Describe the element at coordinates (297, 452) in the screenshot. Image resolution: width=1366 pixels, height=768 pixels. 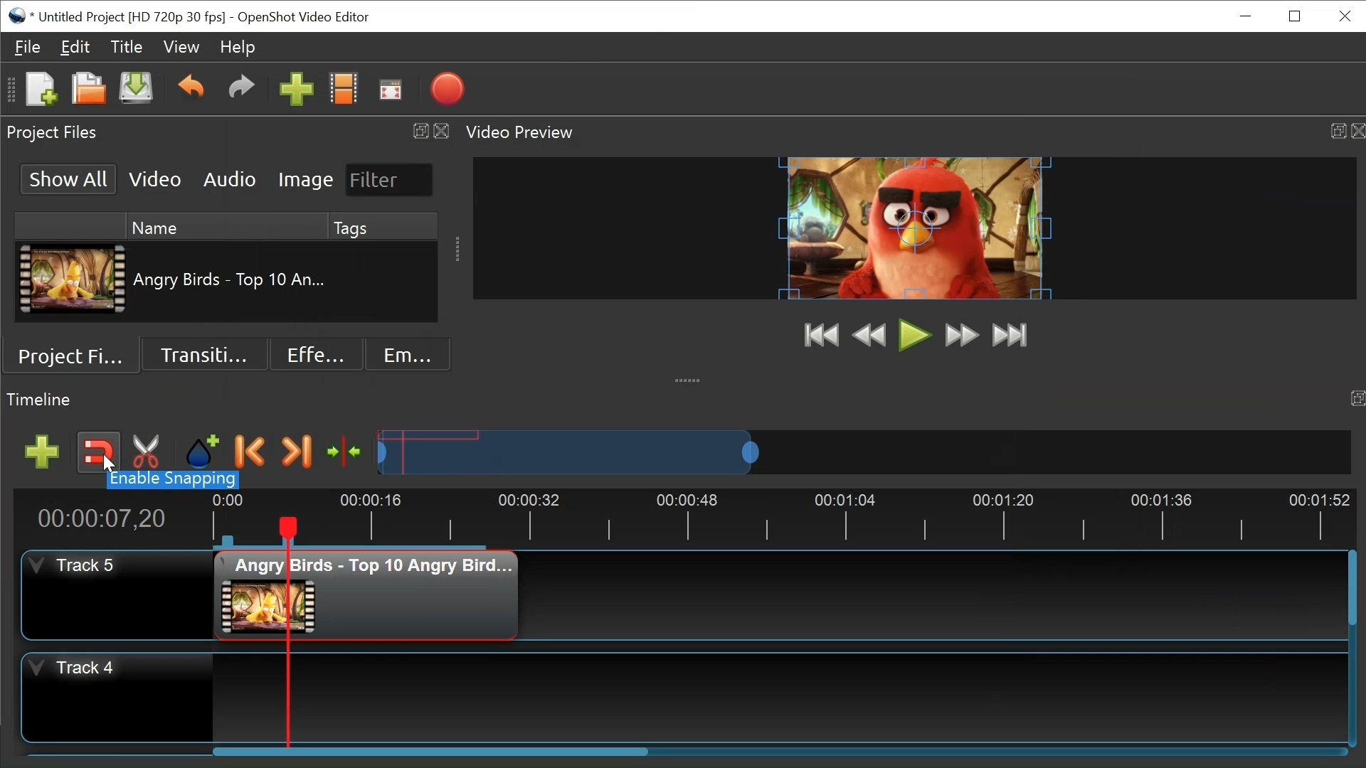
I see `Next Marker` at that location.